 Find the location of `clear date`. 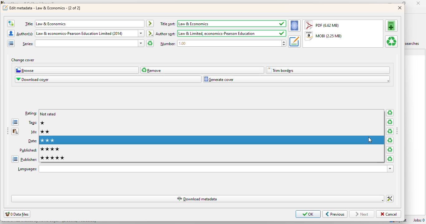

clear date is located at coordinates (390, 150).